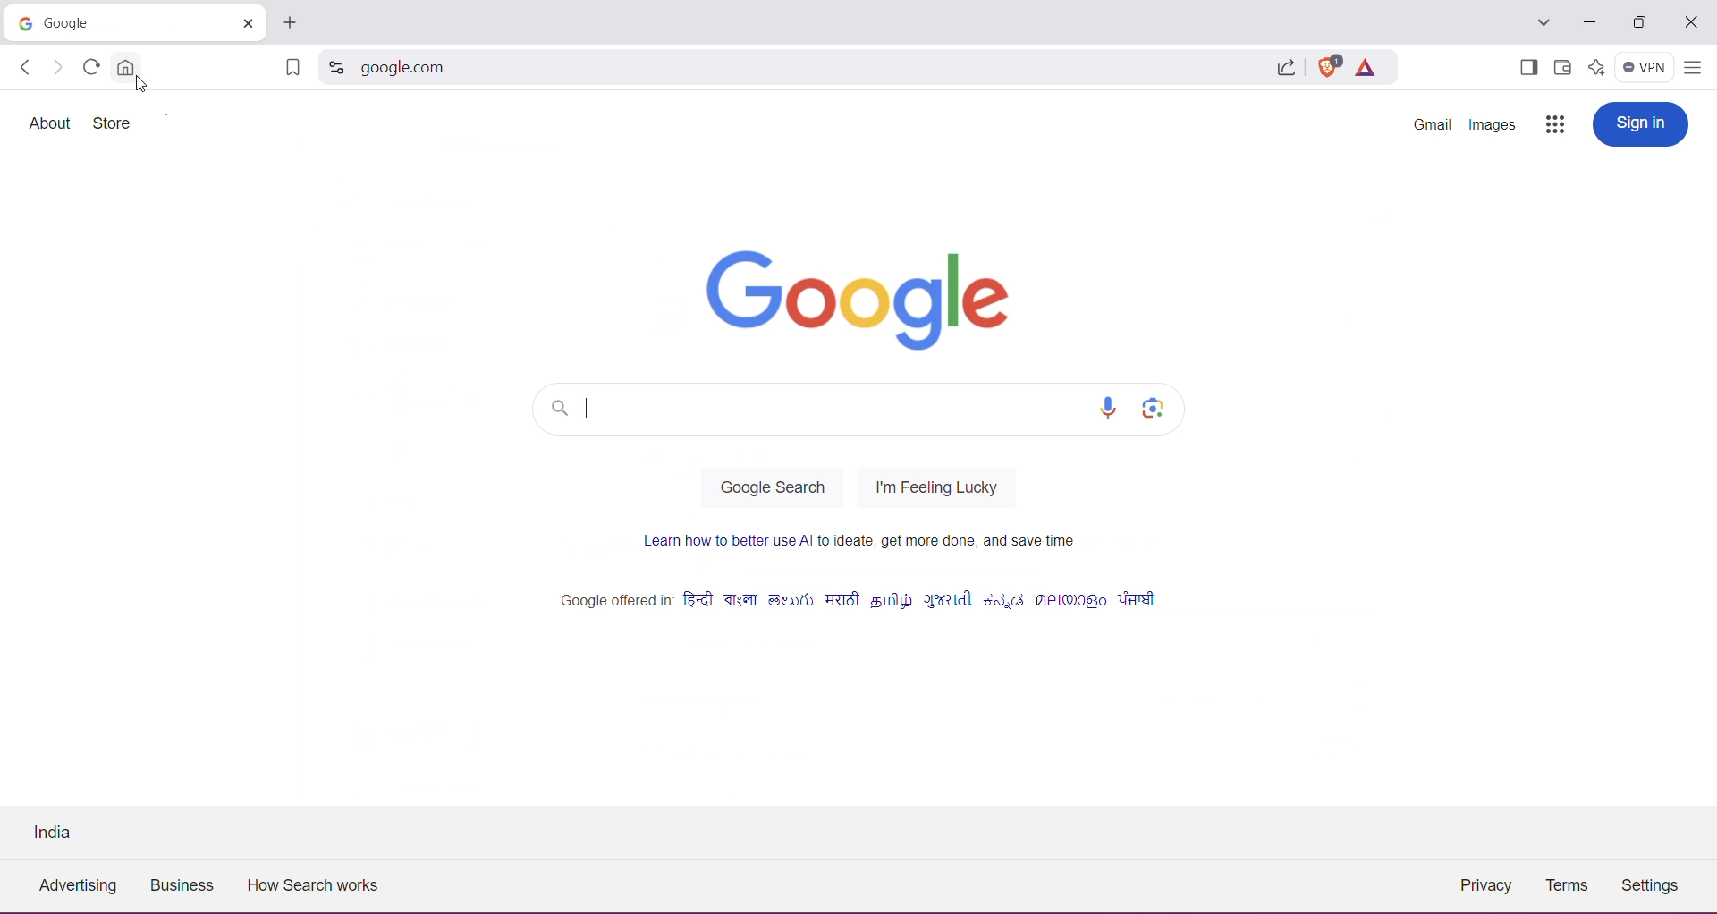  Describe the element at coordinates (1485, 884) in the screenshot. I see `Privacy` at that location.